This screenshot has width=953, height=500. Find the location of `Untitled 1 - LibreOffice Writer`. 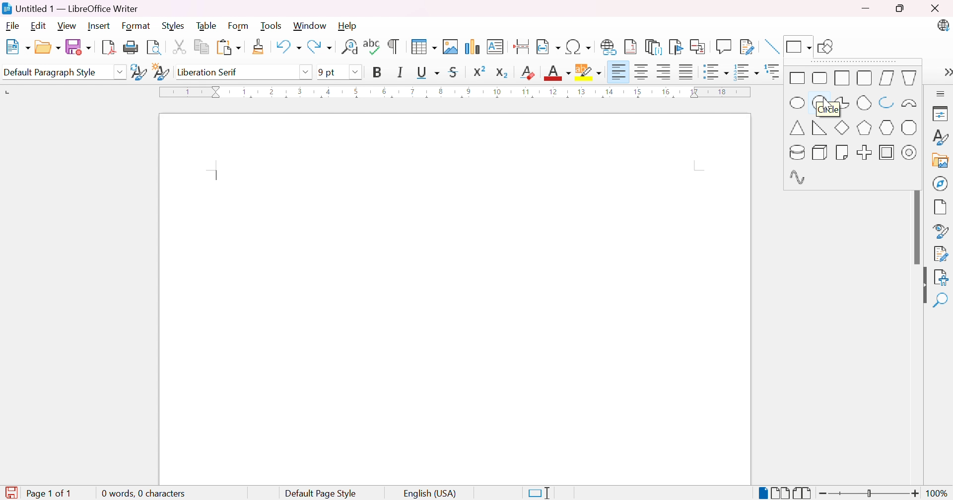

Untitled 1 - LibreOffice Writer is located at coordinates (70, 8).